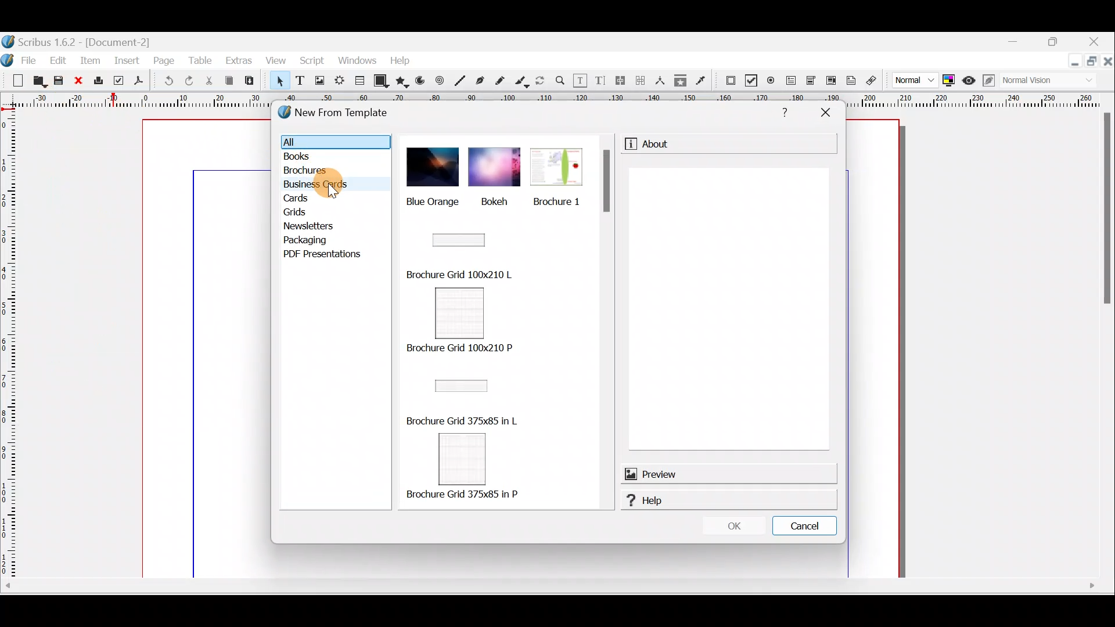 The image size is (1115, 627). I want to click on Preview, so click(728, 473).